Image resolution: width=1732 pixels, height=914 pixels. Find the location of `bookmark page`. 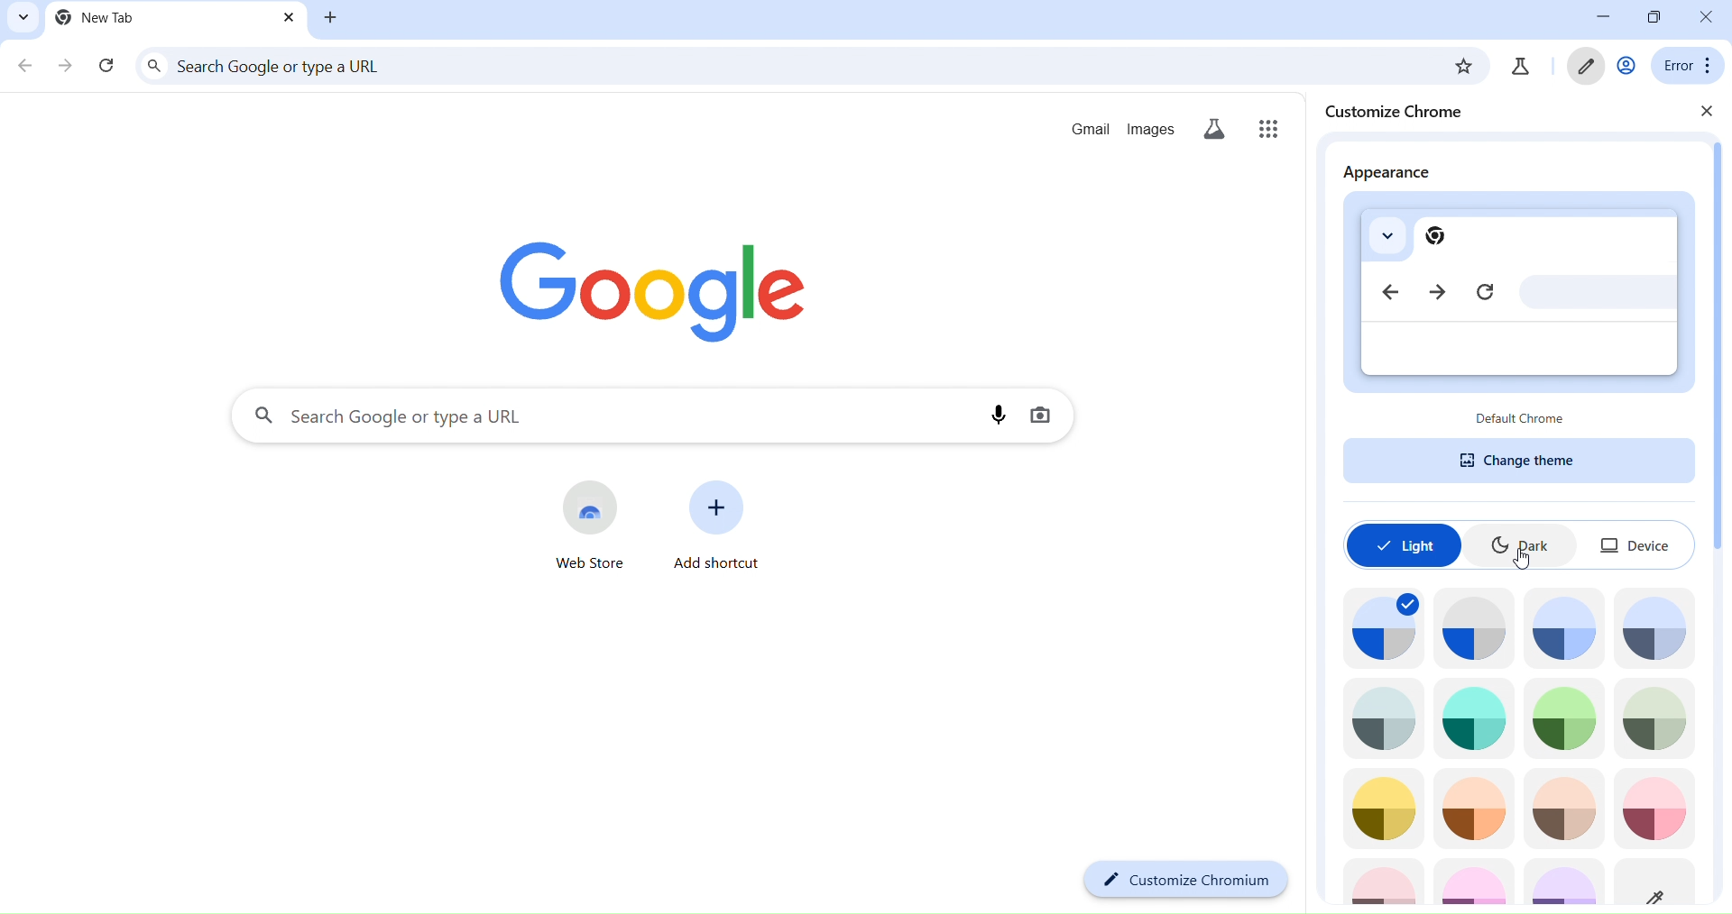

bookmark page is located at coordinates (1473, 68).